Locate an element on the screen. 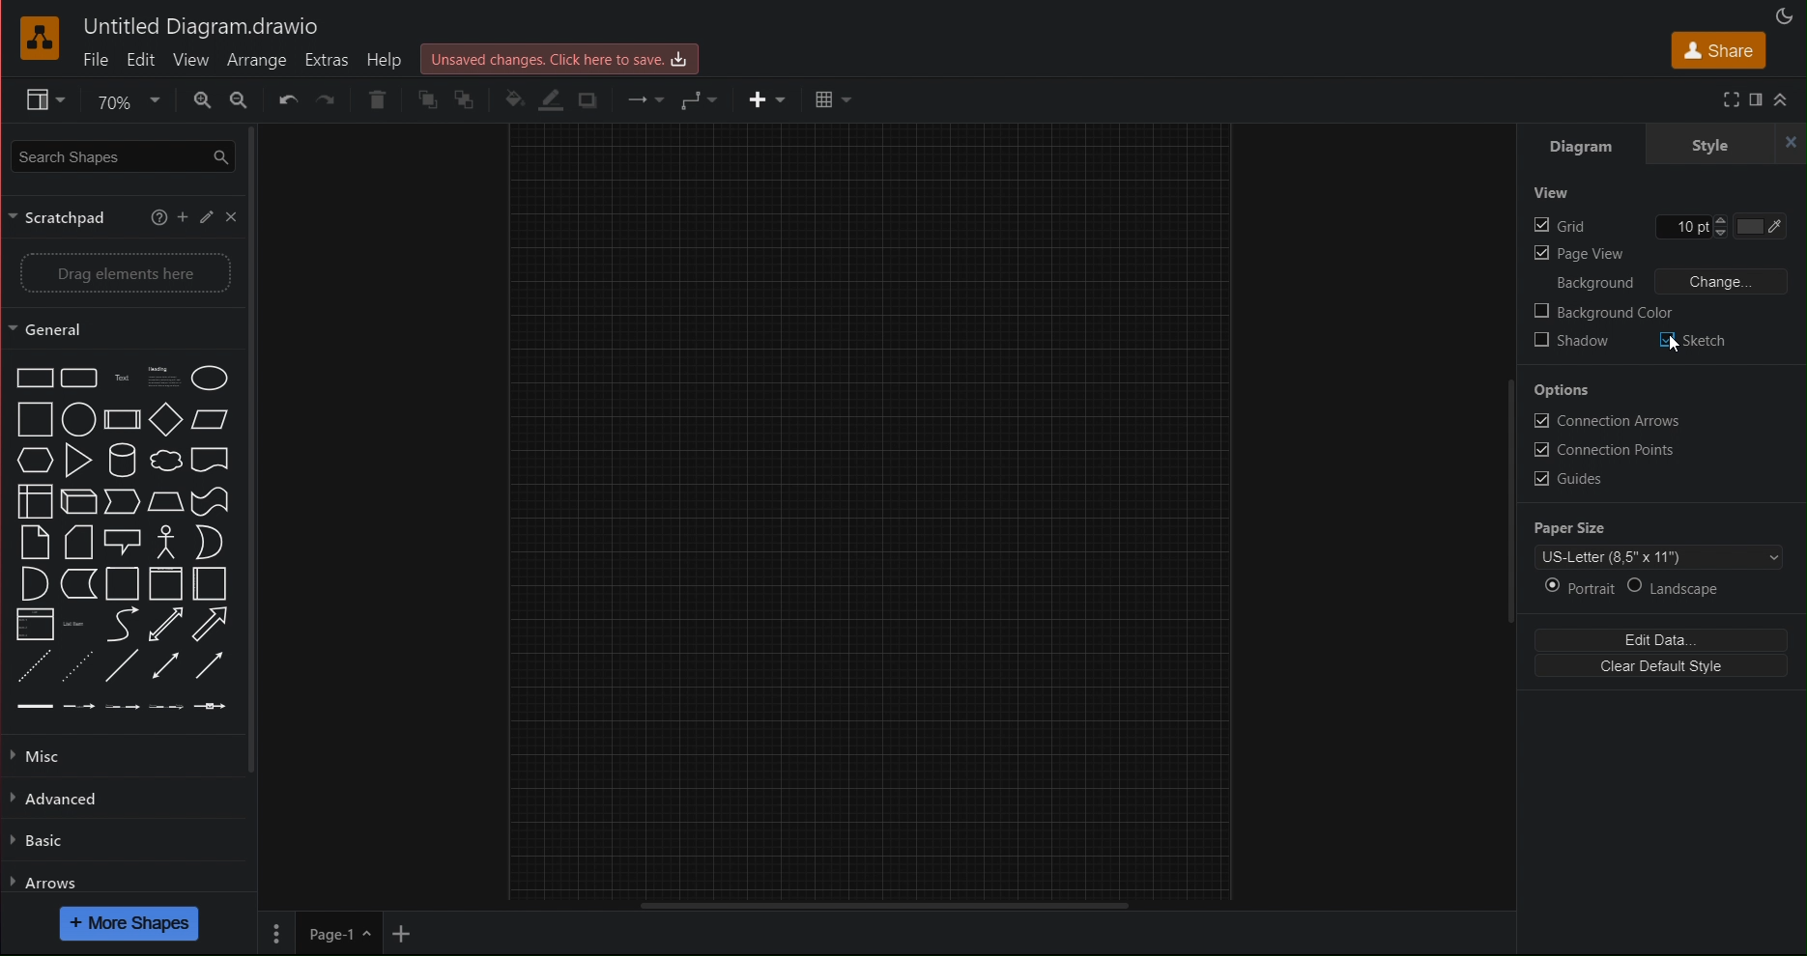 The width and height of the screenshot is (1807, 956). and is located at coordinates (35, 582).